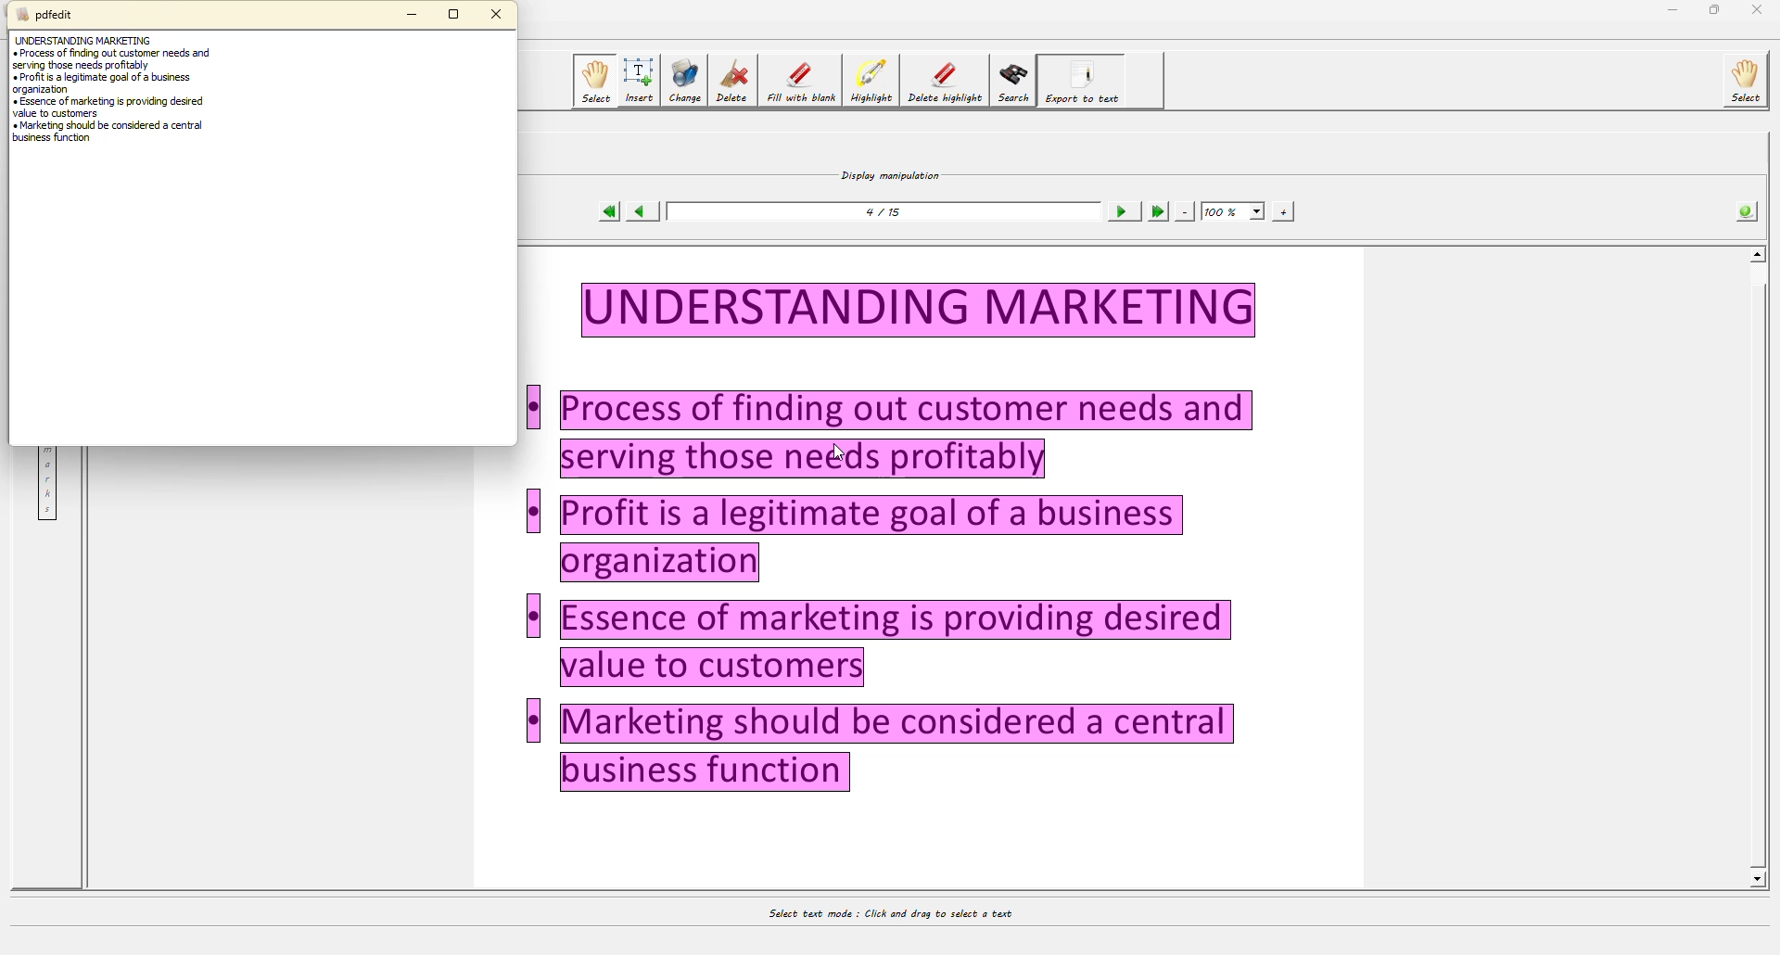 This screenshot has height=955, width=1780. What do you see at coordinates (50, 16) in the screenshot?
I see `pdfedit` at bounding box center [50, 16].